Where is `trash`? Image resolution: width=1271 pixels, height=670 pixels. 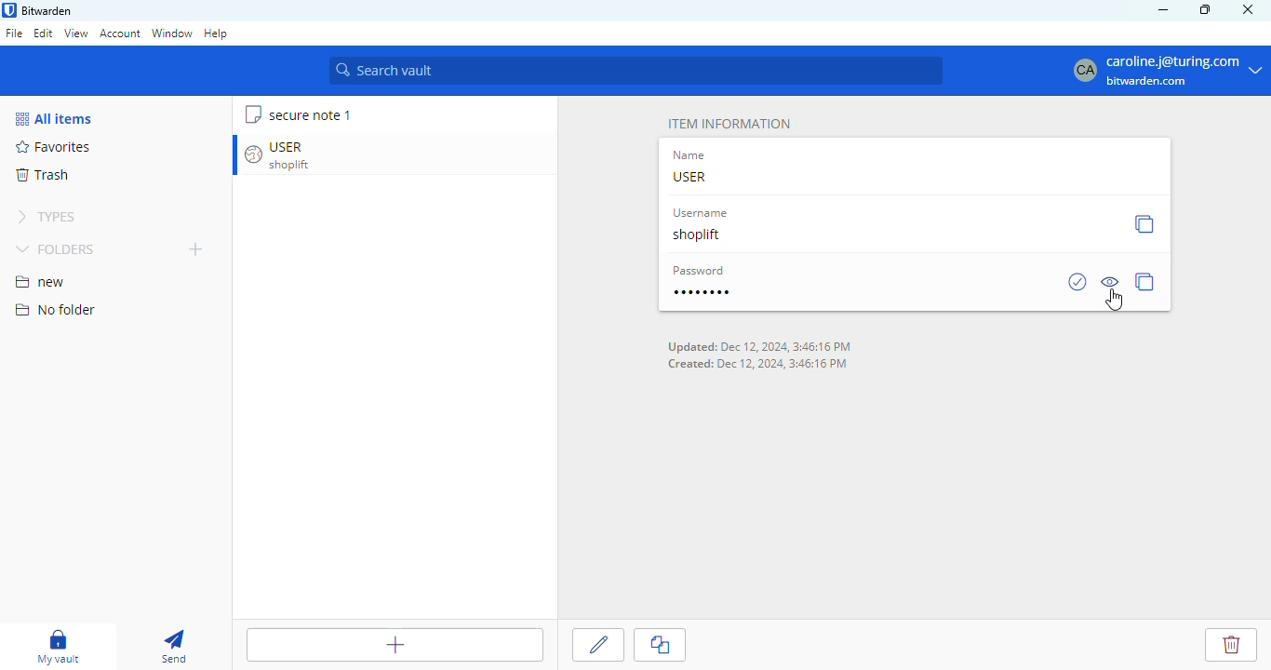 trash is located at coordinates (43, 175).